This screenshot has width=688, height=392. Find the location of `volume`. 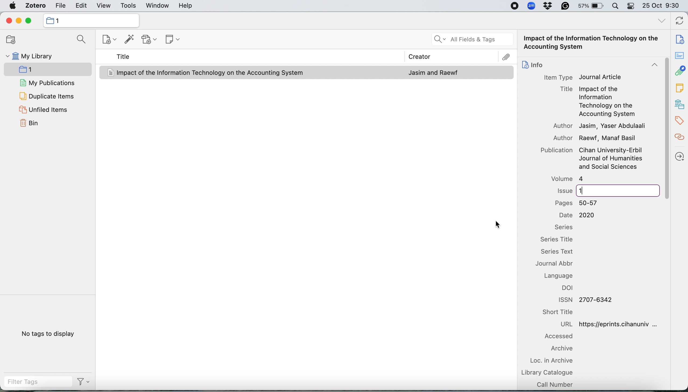

volume is located at coordinates (566, 179).